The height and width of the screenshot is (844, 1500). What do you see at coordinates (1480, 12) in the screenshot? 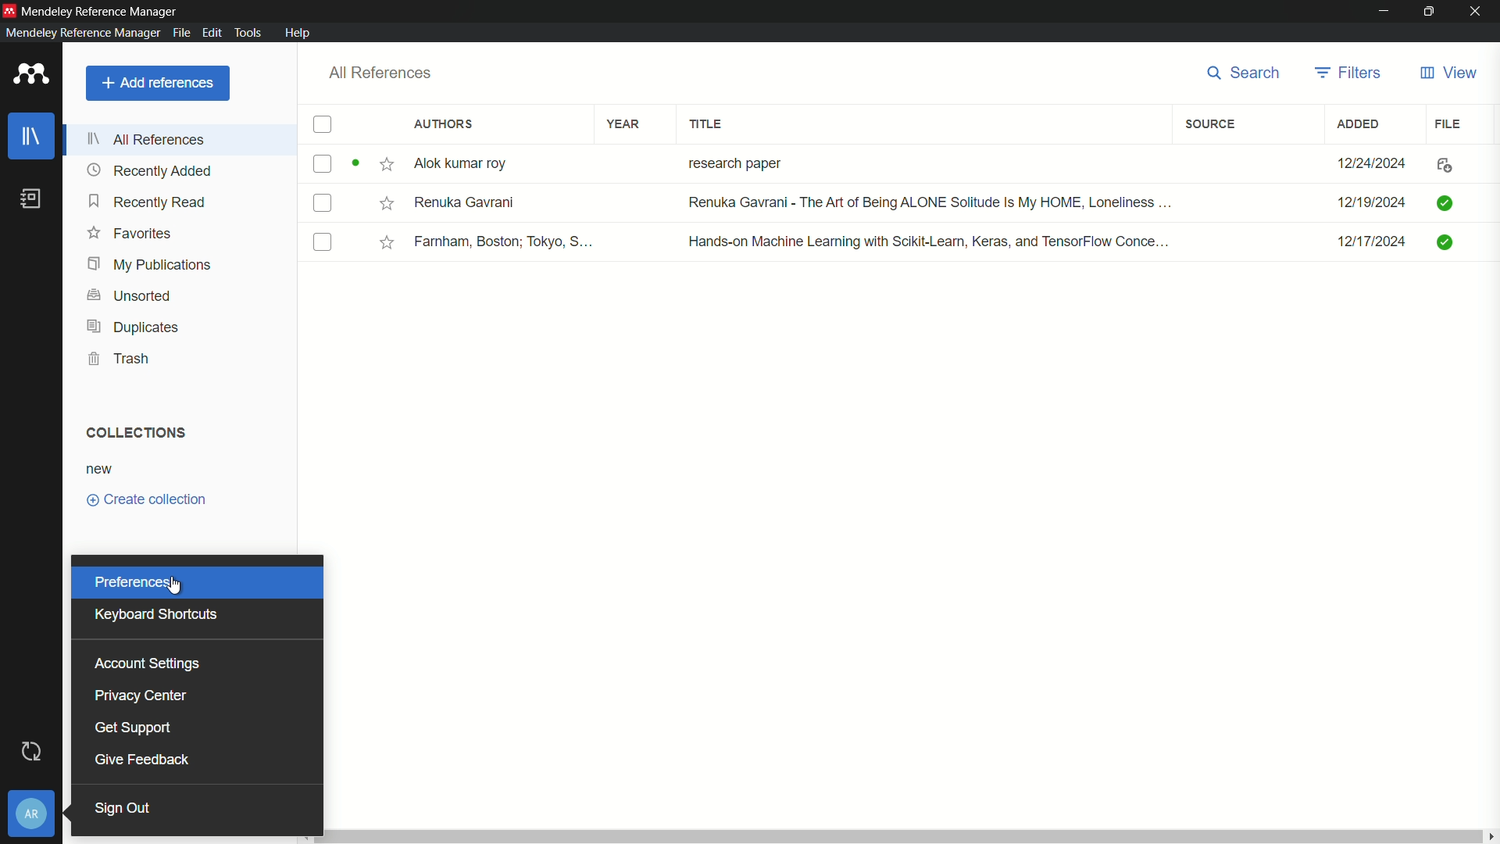
I see `close app` at bounding box center [1480, 12].